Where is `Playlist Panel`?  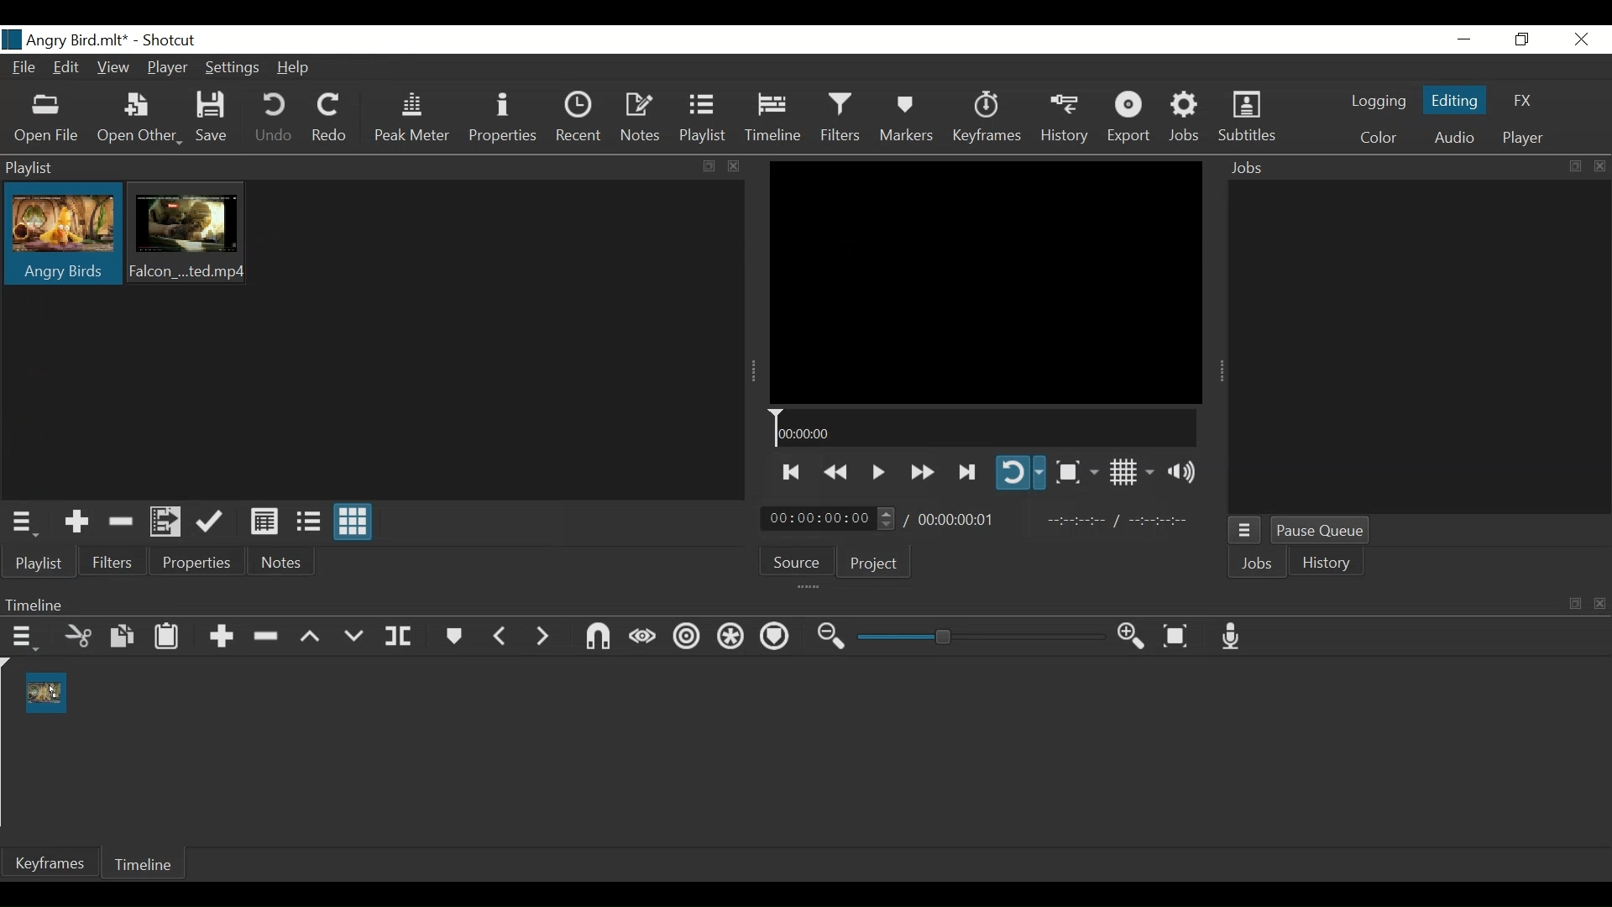
Playlist Panel is located at coordinates (369, 168).